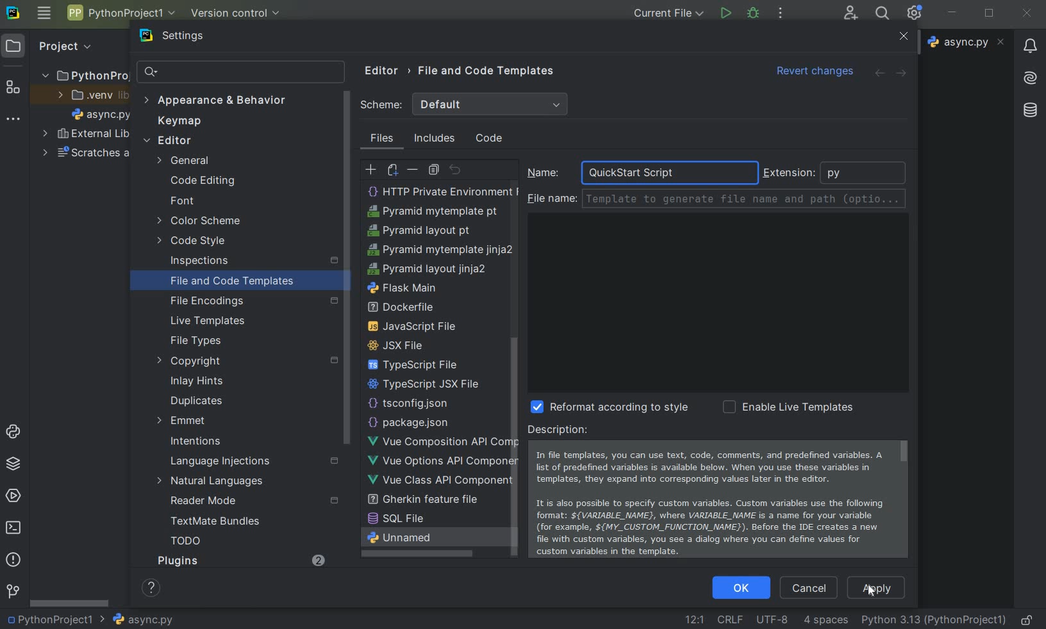 This screenshot has width=1046, height=629. Describe the element at coordinates (217, 322) in the screenshot. I see `live templates` at that location.